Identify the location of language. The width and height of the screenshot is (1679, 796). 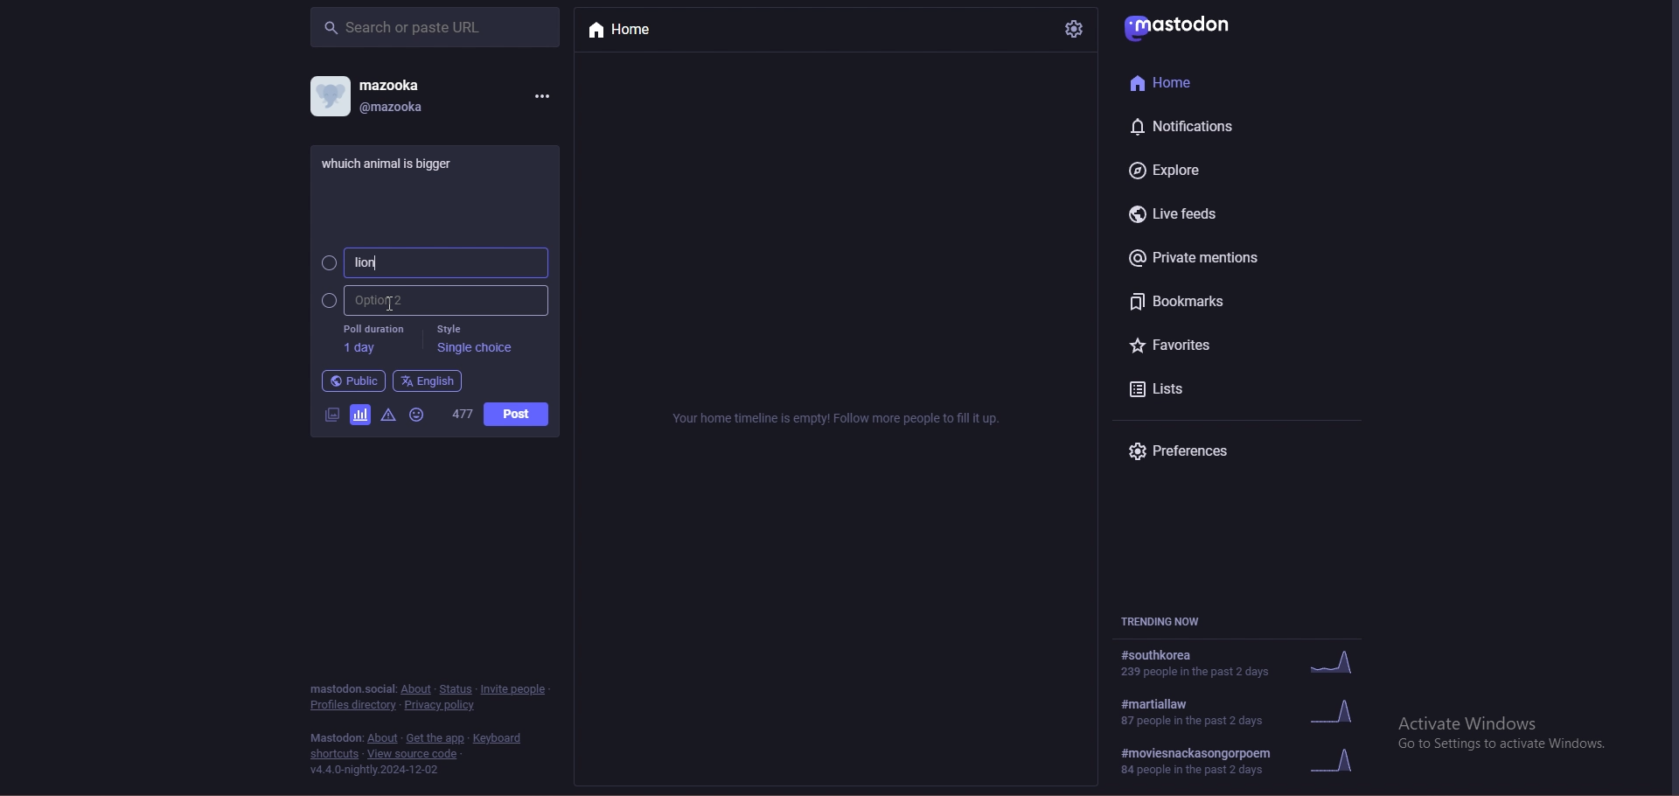
(428, 381).